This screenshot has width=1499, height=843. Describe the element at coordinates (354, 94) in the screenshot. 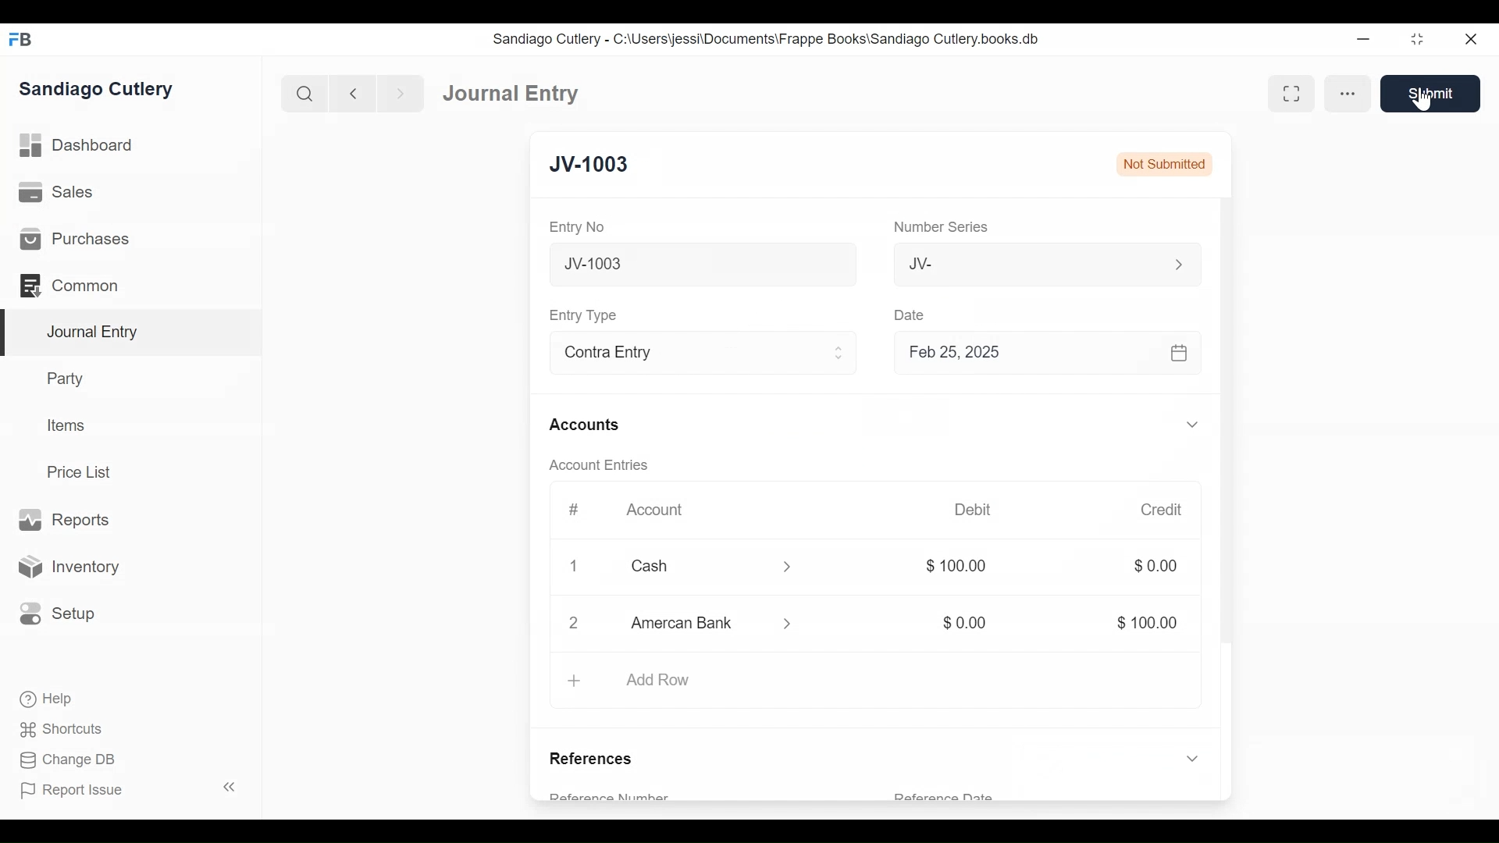

I see `Navigate Back` at that location.